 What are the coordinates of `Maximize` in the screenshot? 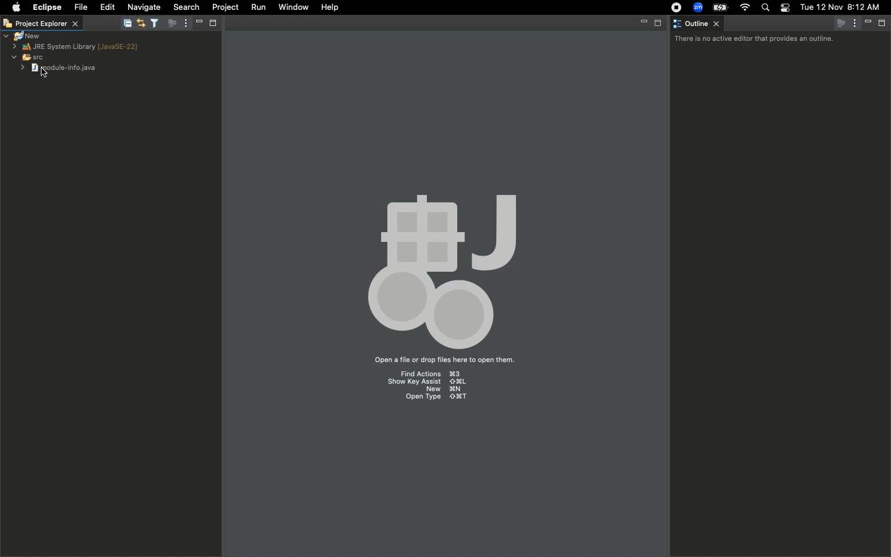 It's located at (660, 23).